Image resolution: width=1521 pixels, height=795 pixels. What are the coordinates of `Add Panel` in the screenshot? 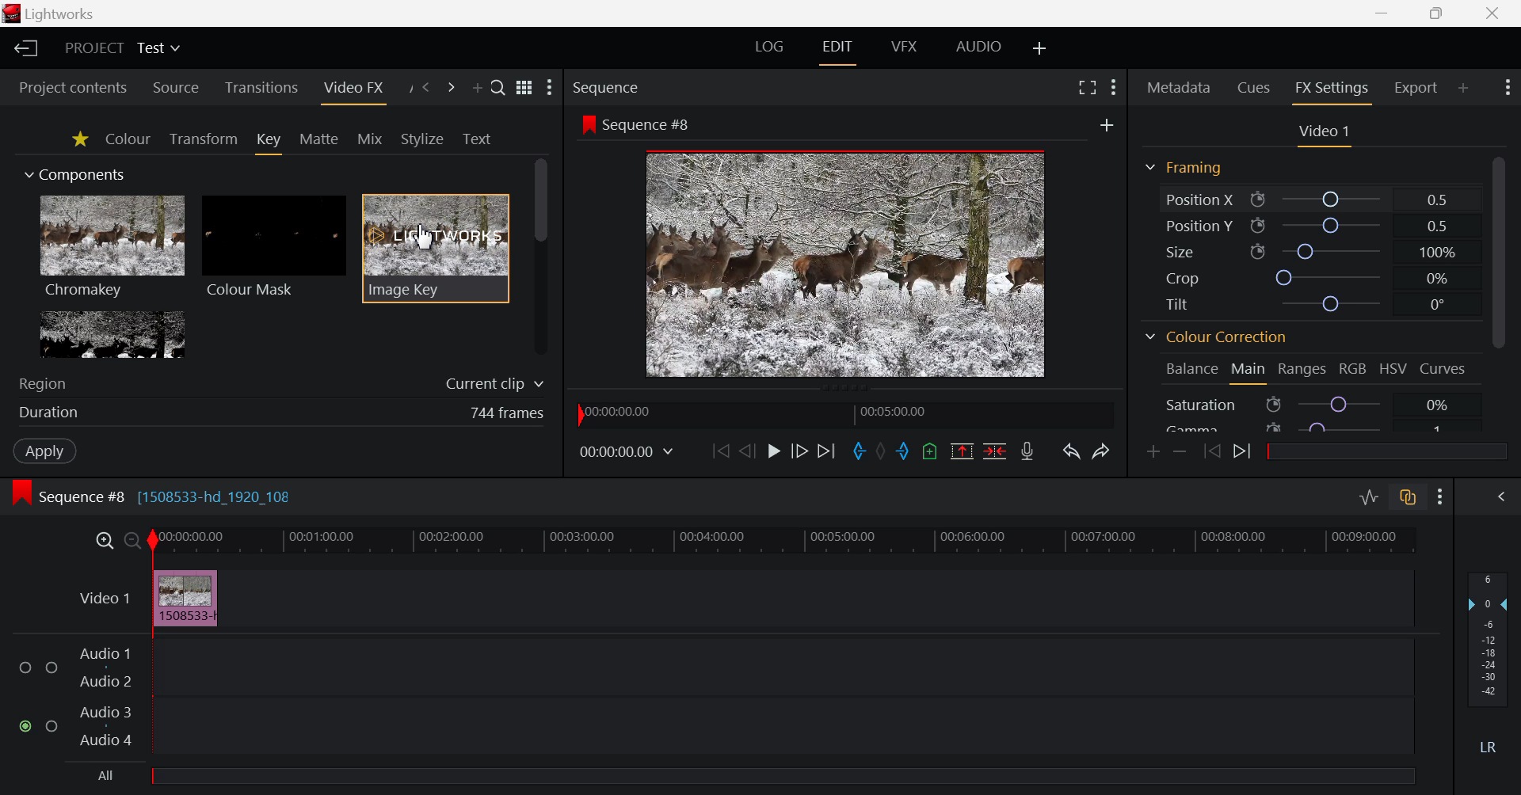 It's located at (1463, 88).